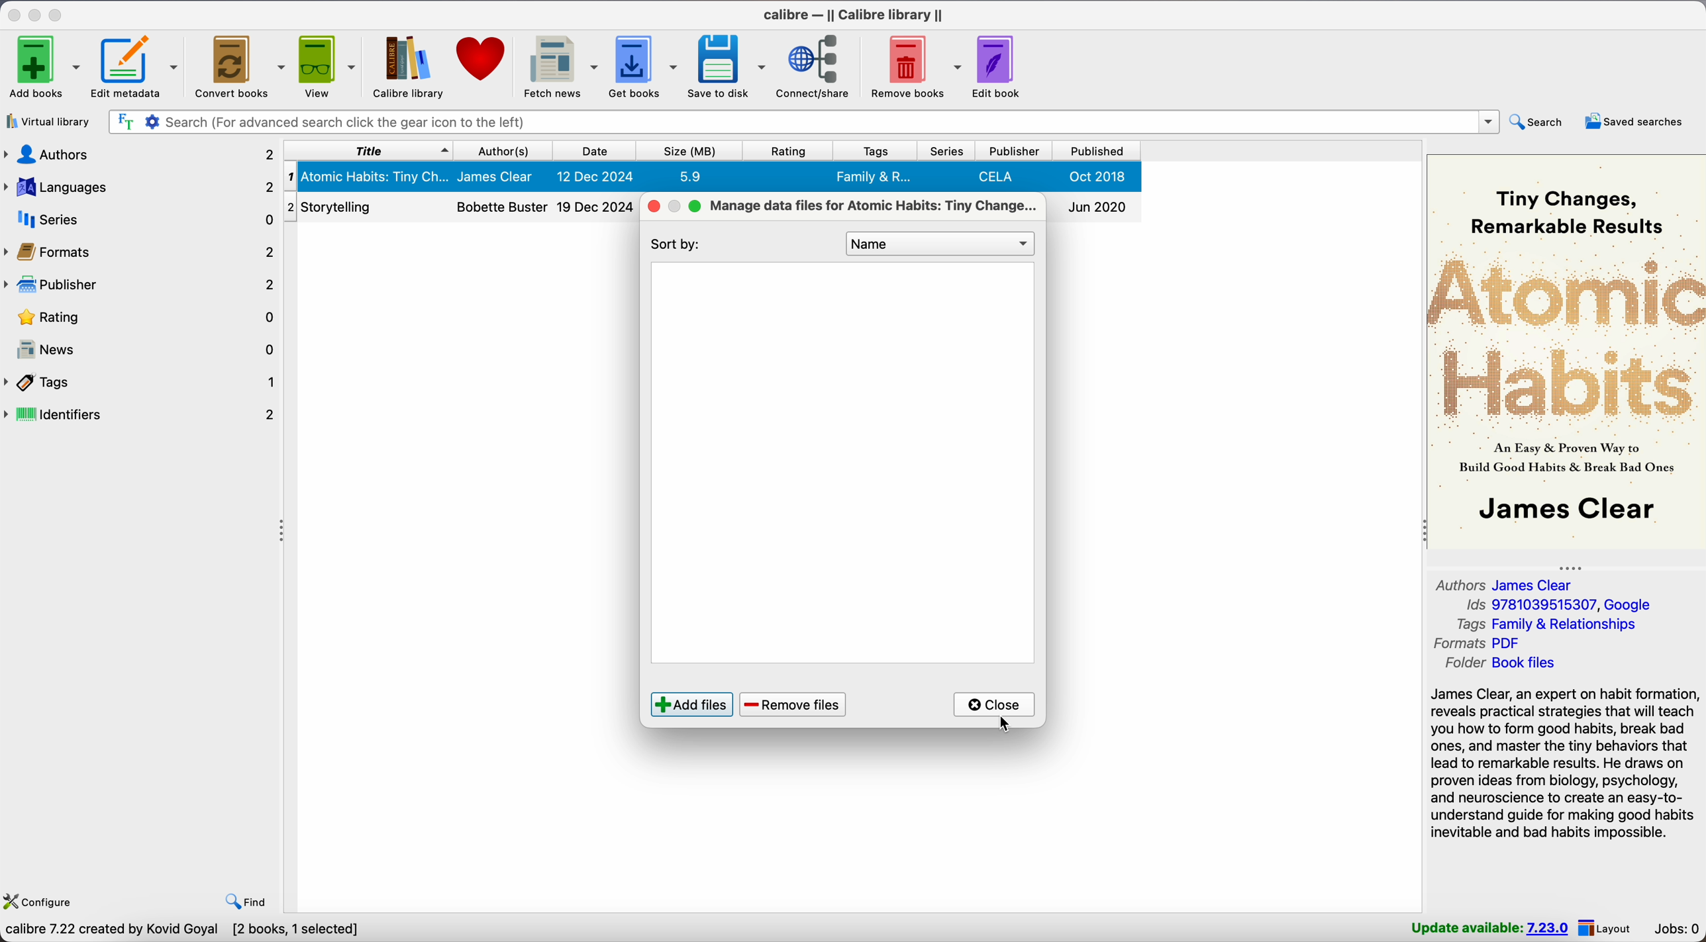 The height and width of the screenshot is (942, 1706). What do you see at coordinates (460, 209) in the screenshot?
I see `Storytelling` at bounding box center [460, 209].